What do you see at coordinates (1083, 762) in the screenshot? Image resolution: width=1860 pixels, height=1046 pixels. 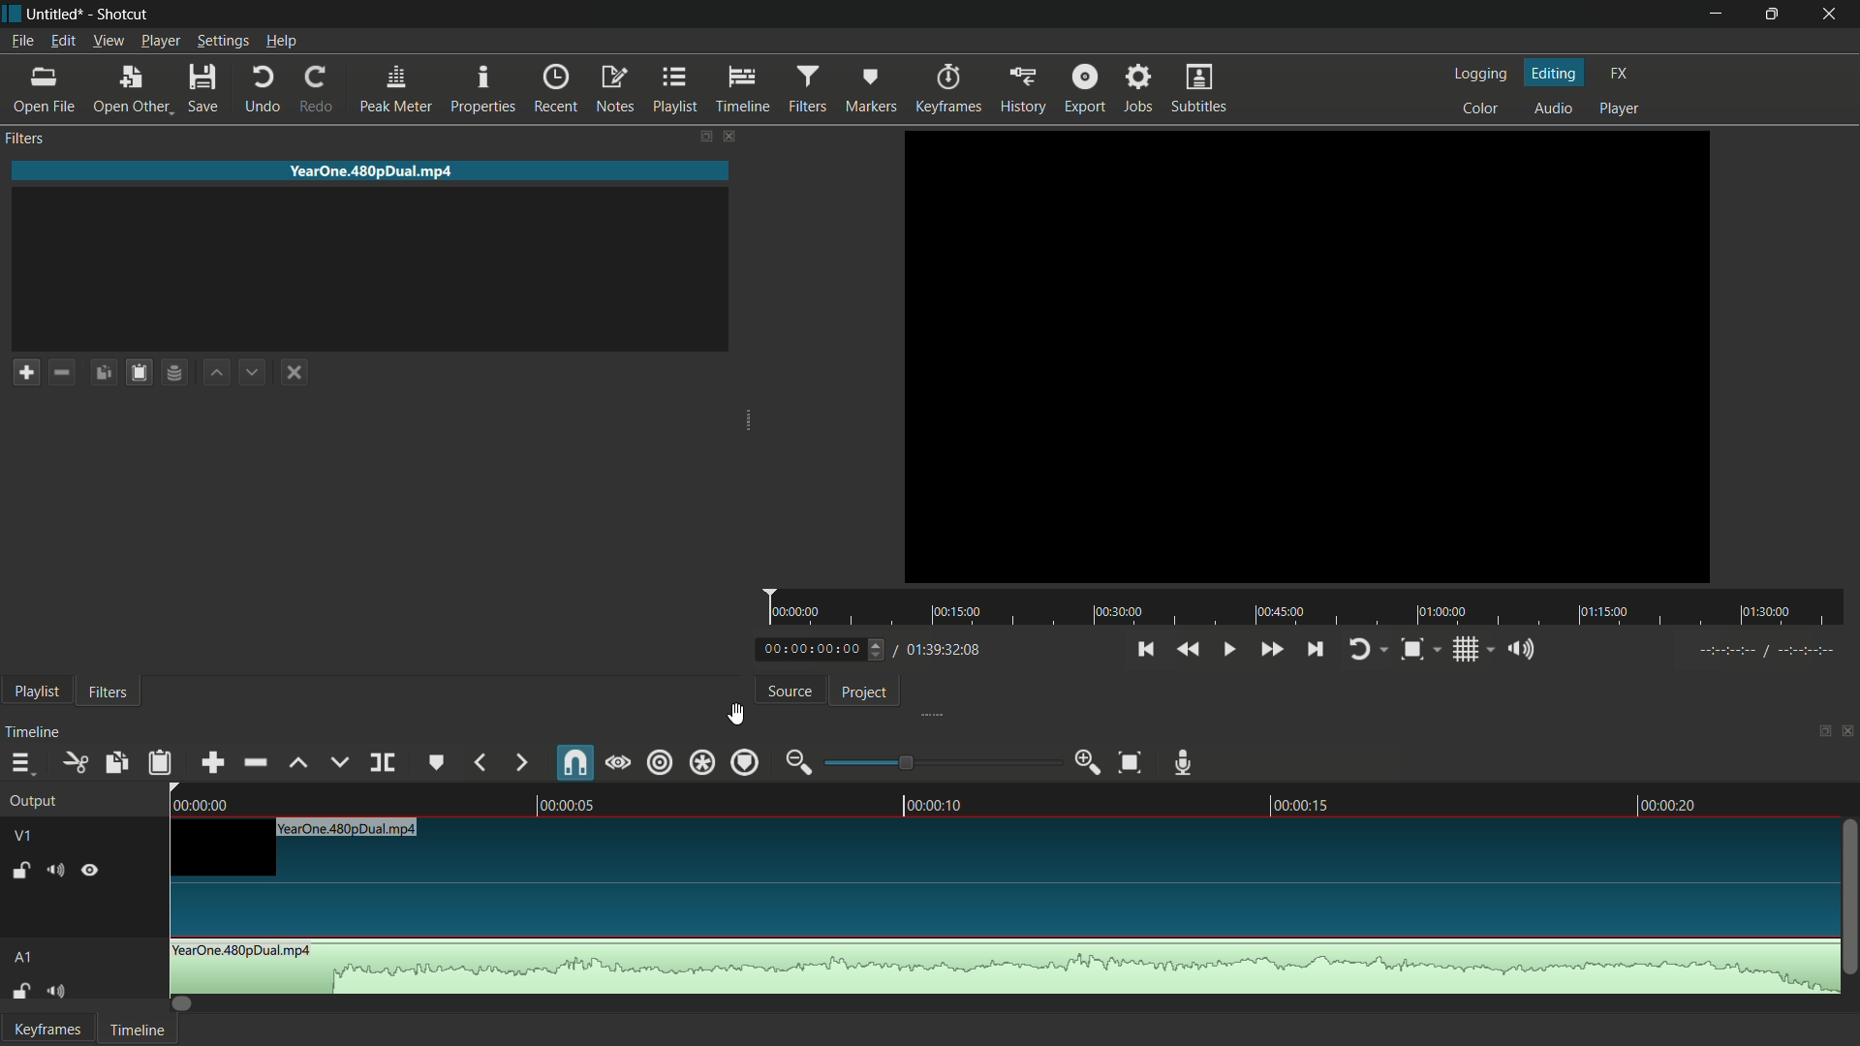 I see `zoom in` at bounding box center [1083, 762].